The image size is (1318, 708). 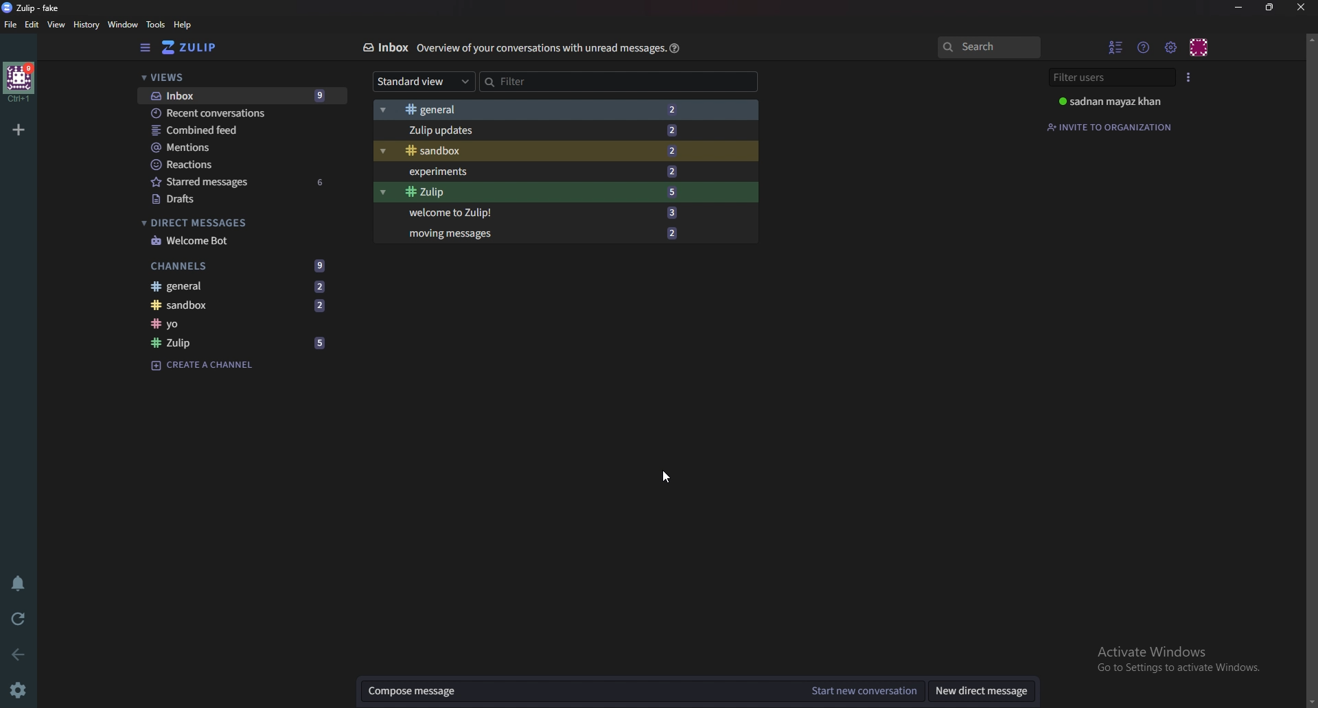 I want to click on sandbox, so click(x=568, y=152).